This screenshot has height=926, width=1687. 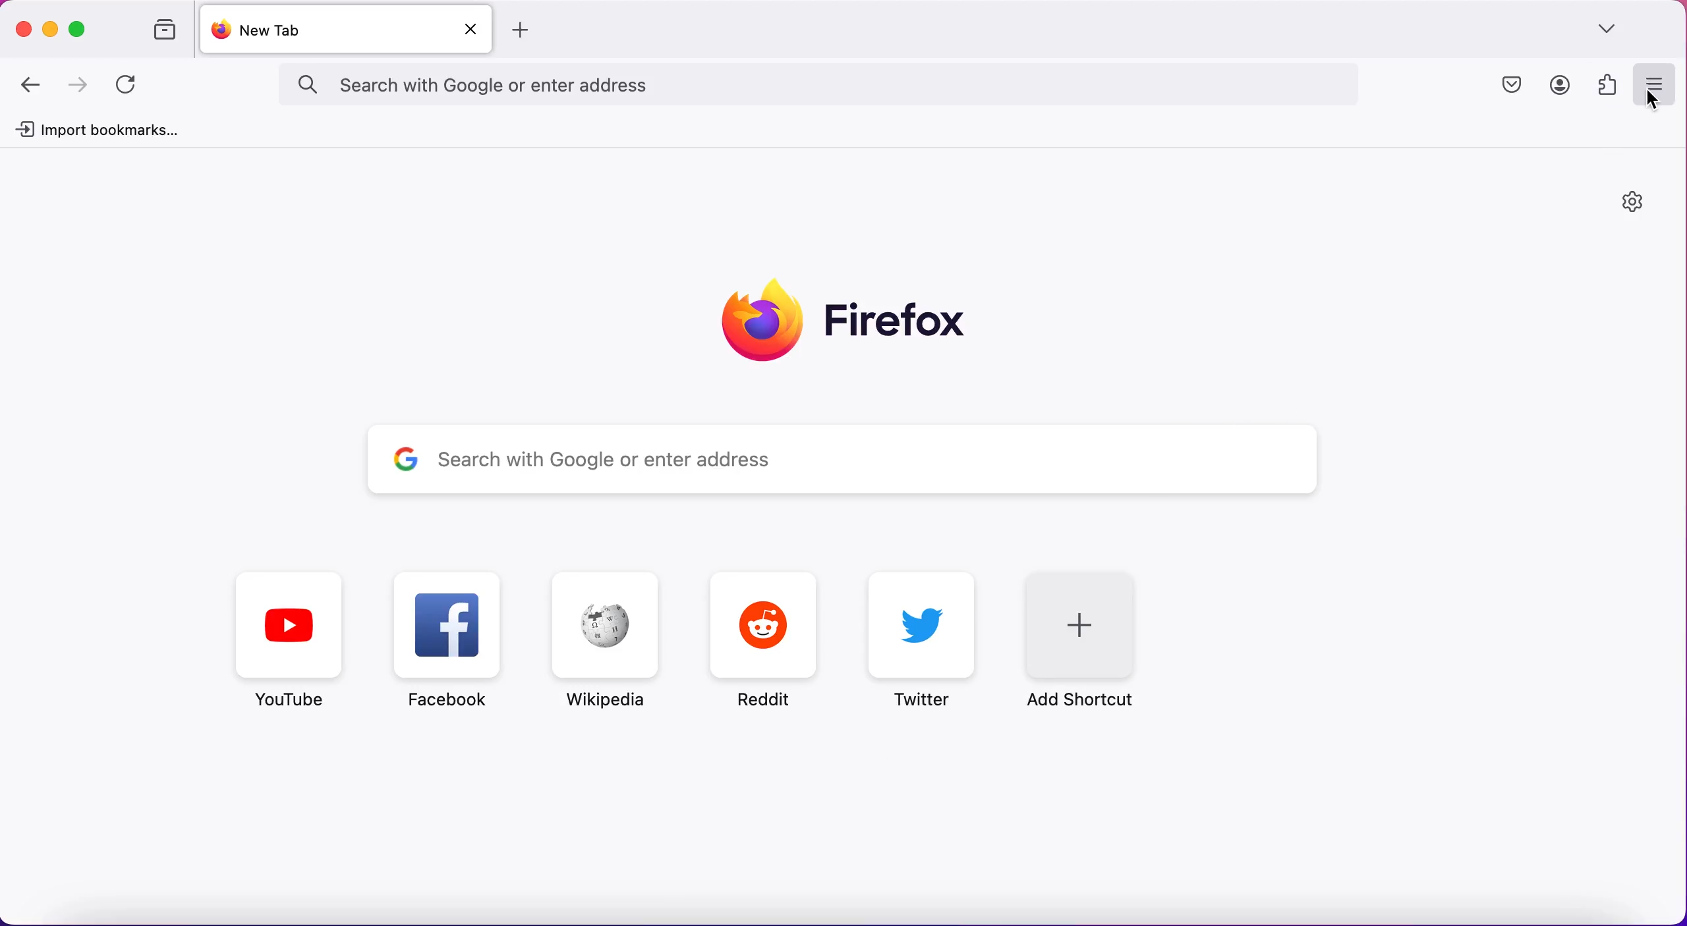 What do you see at coordinates (81, 29) in the screenshot?
I see `maximize` at bounding box center [81, 29].